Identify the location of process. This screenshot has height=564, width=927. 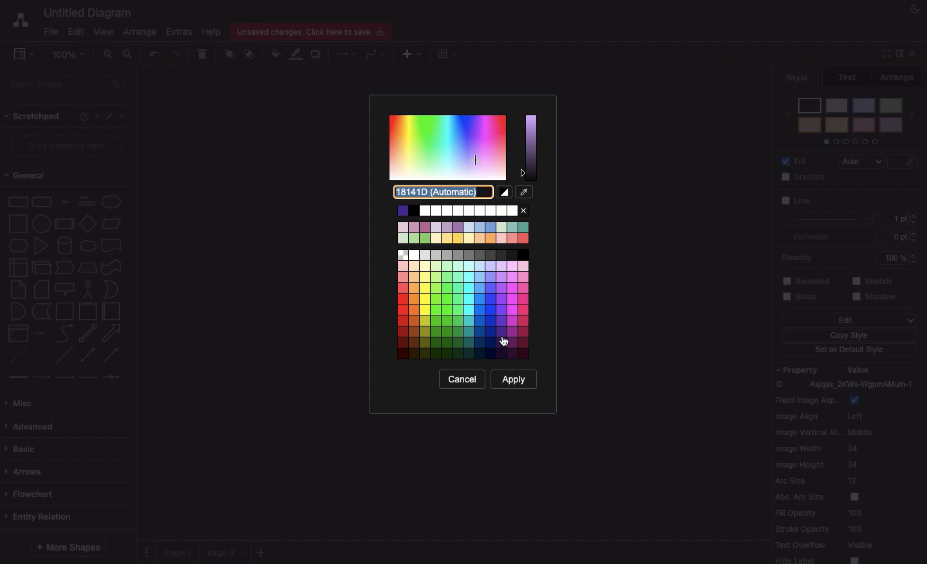
(64, 224).